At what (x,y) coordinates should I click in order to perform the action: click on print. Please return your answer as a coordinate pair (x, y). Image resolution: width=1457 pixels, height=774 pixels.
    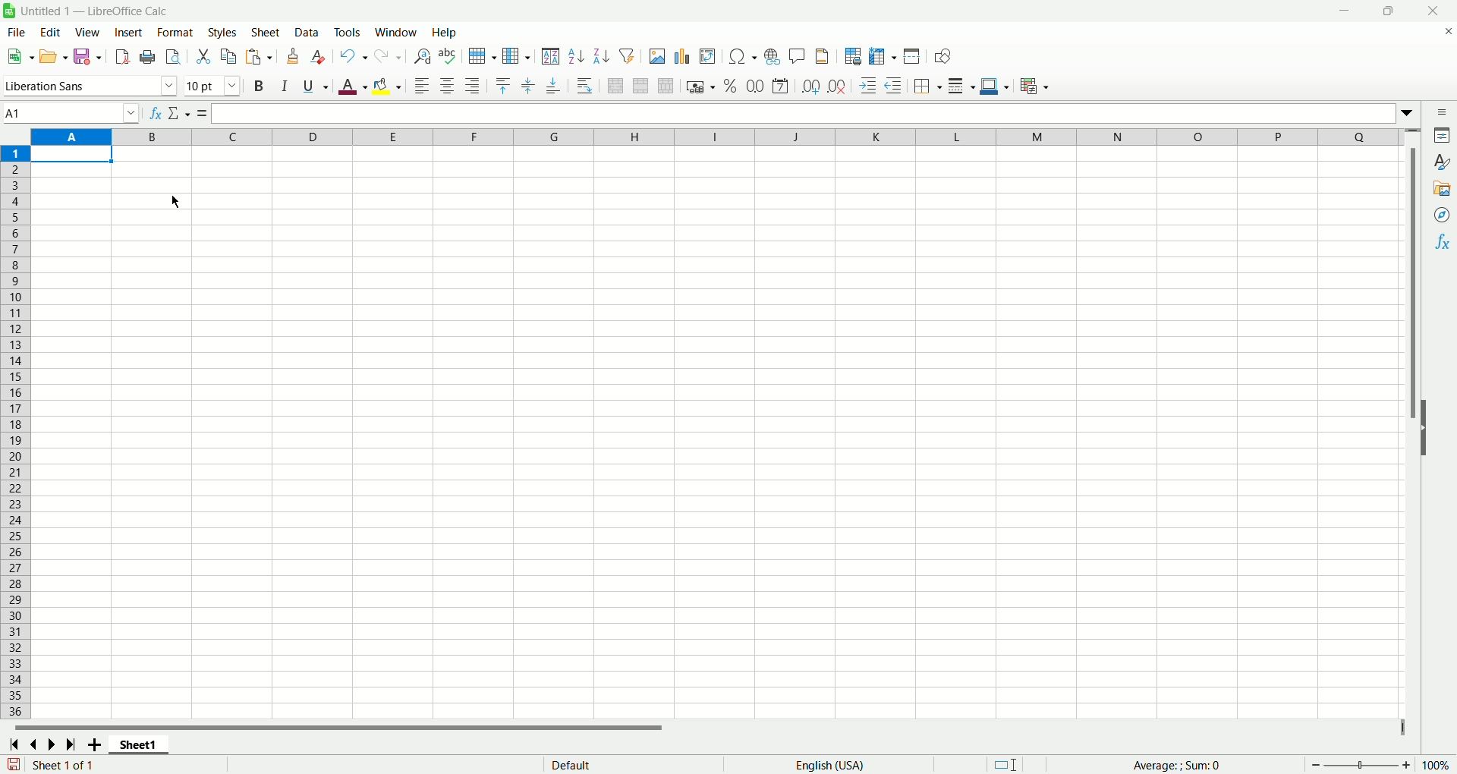
    Looking at the image, I should click on (148, 57).